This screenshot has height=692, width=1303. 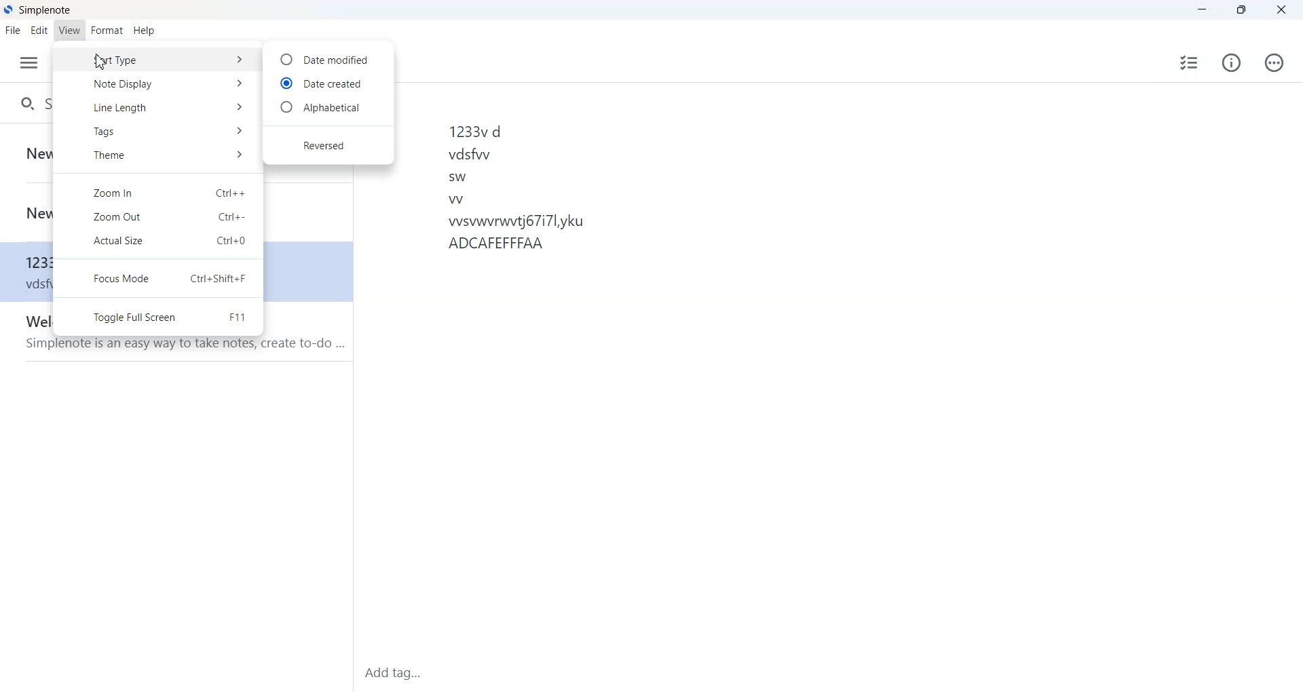 What do you see at coordinates (327, 145) in the screenshot?
I see `Reversed` at bounding box center [327, 145].